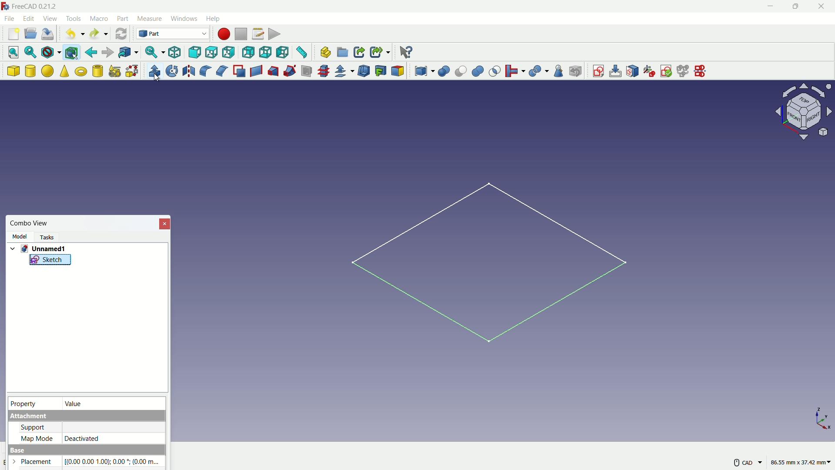  Describe the element at coordinates (444, 71) in the screenshot. I see `boolean` at that location.